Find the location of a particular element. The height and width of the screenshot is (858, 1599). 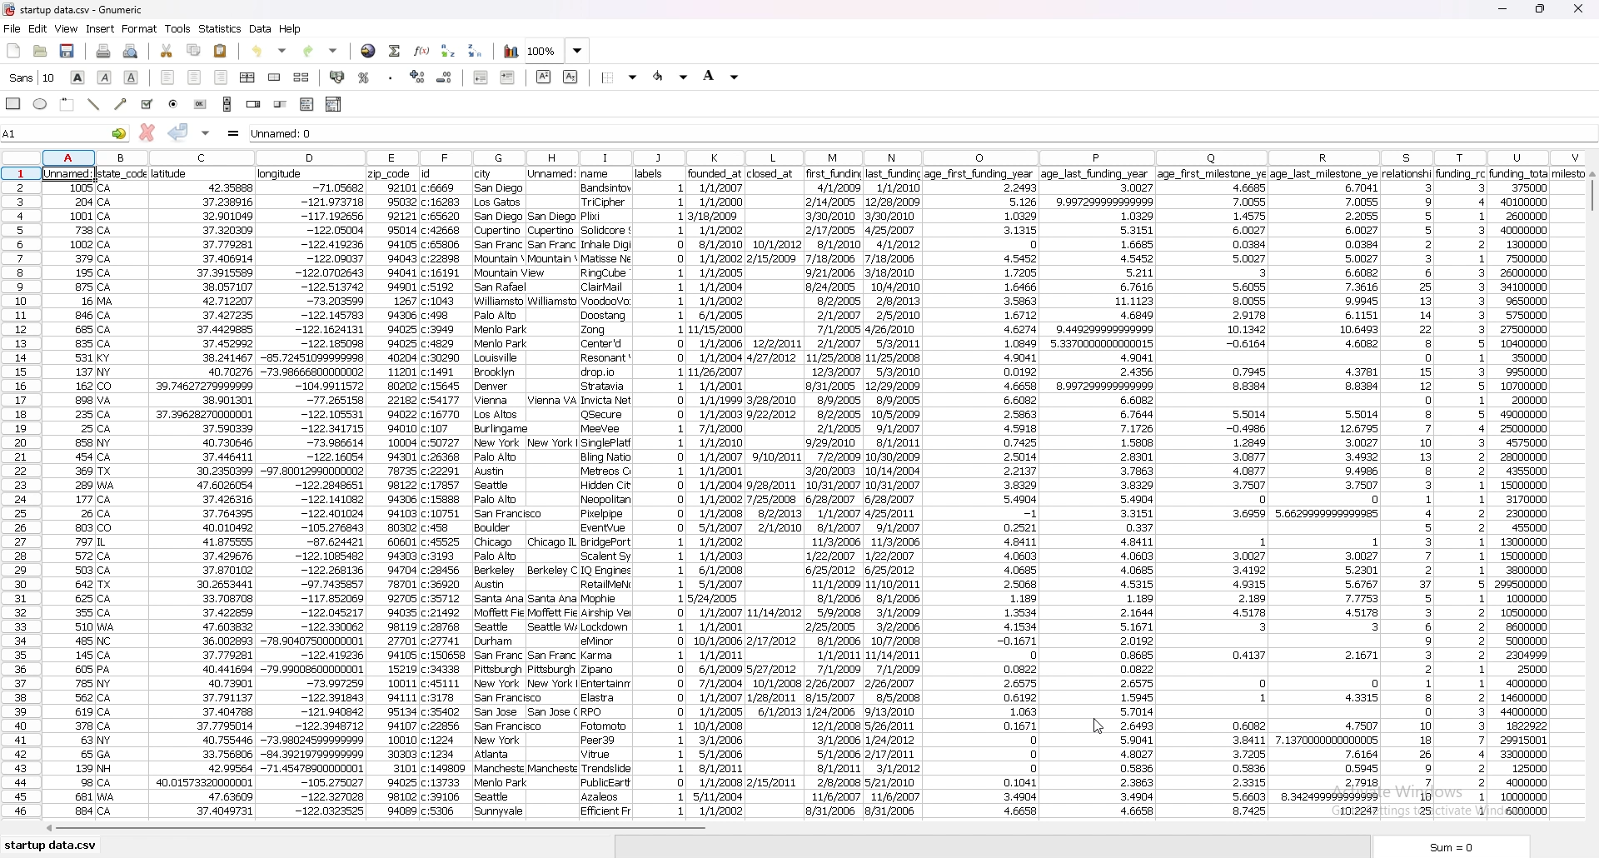

tickbox is located at coordinates (147, 104).